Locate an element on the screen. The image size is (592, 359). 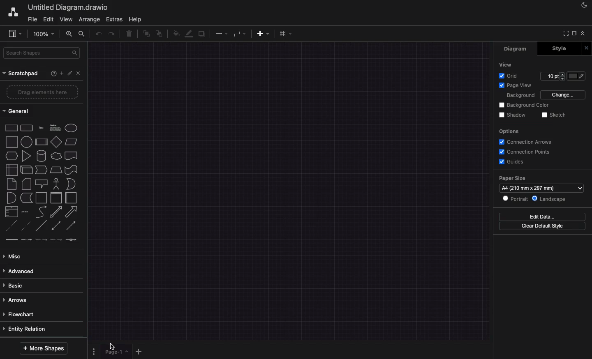
draw.io is located at coordinates (13, 12).